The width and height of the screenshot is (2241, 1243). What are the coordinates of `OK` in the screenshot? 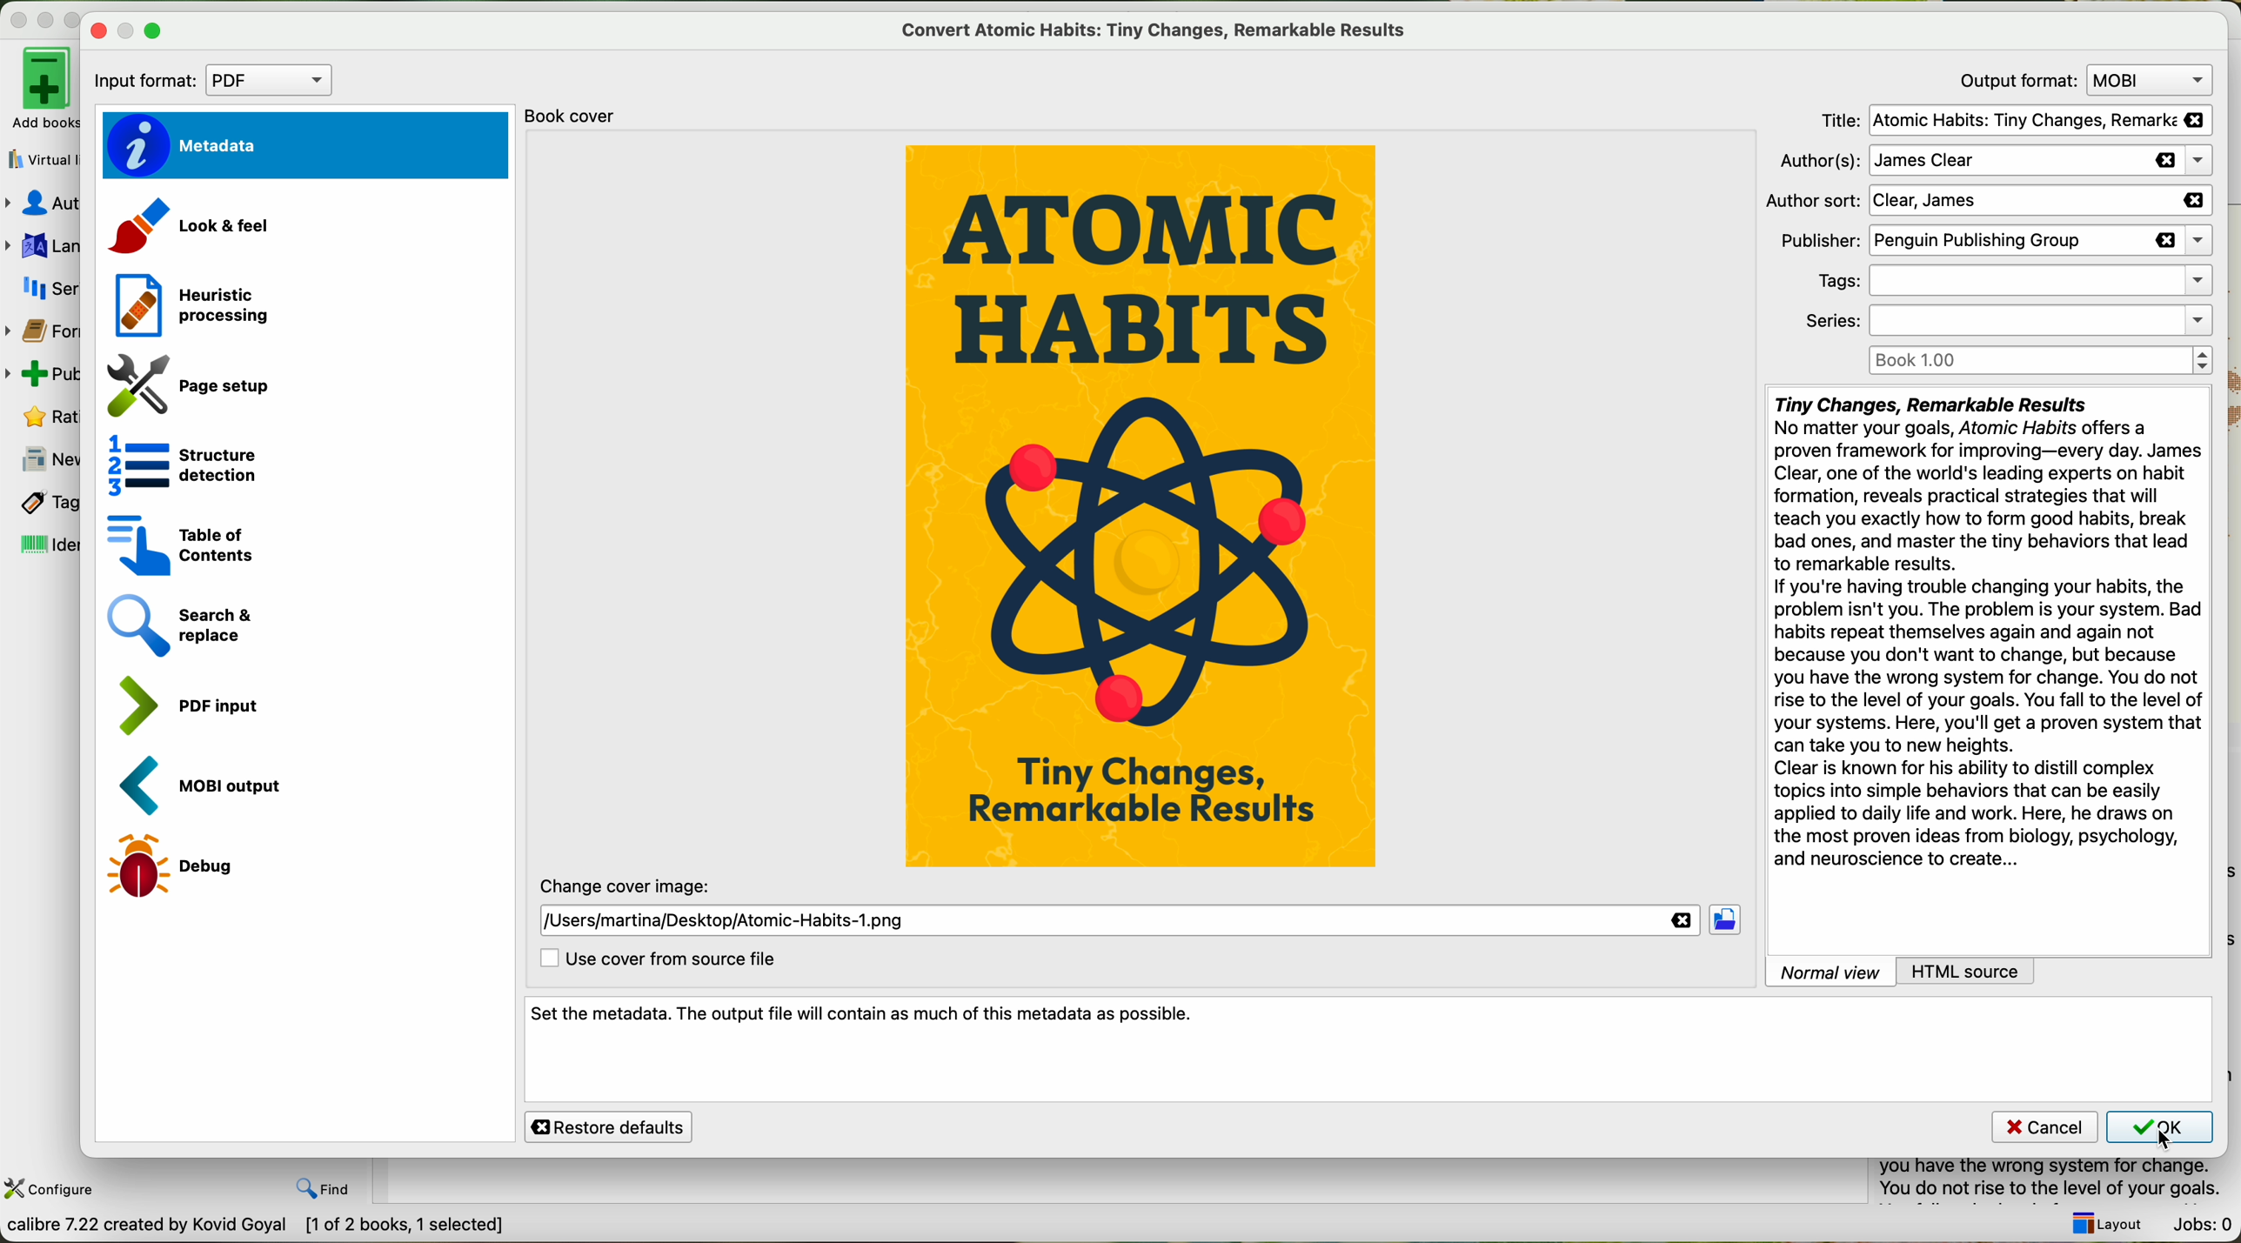 It's located at (2162, 1132).